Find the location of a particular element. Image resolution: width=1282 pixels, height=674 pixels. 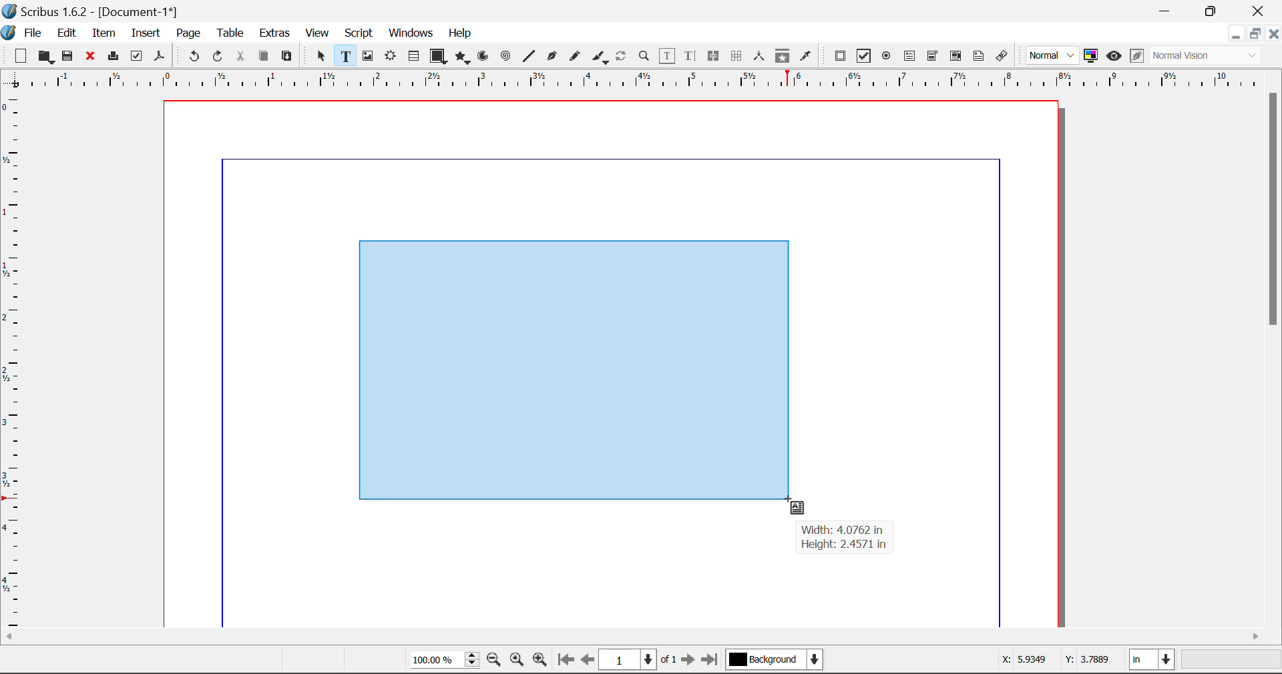

Freehand Line is located at coordinates (574, 57).